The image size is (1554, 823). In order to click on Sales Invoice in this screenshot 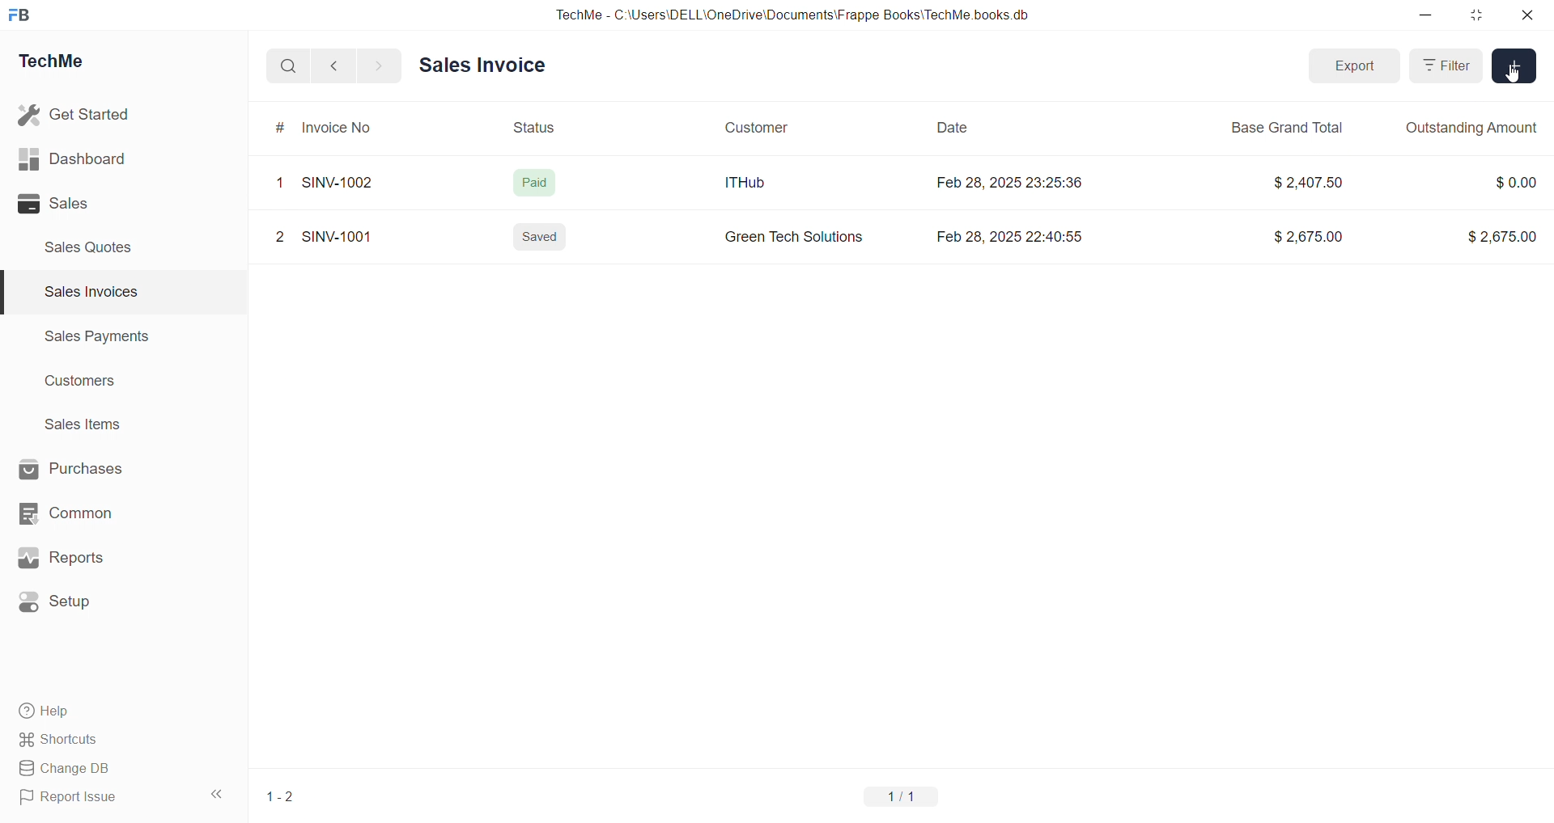, I will do `click(486, 64)`.